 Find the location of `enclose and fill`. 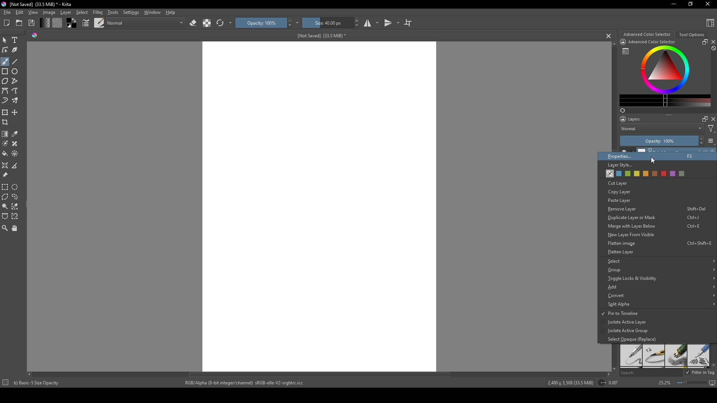

enclose and fill is located at coordinates (16, 153).